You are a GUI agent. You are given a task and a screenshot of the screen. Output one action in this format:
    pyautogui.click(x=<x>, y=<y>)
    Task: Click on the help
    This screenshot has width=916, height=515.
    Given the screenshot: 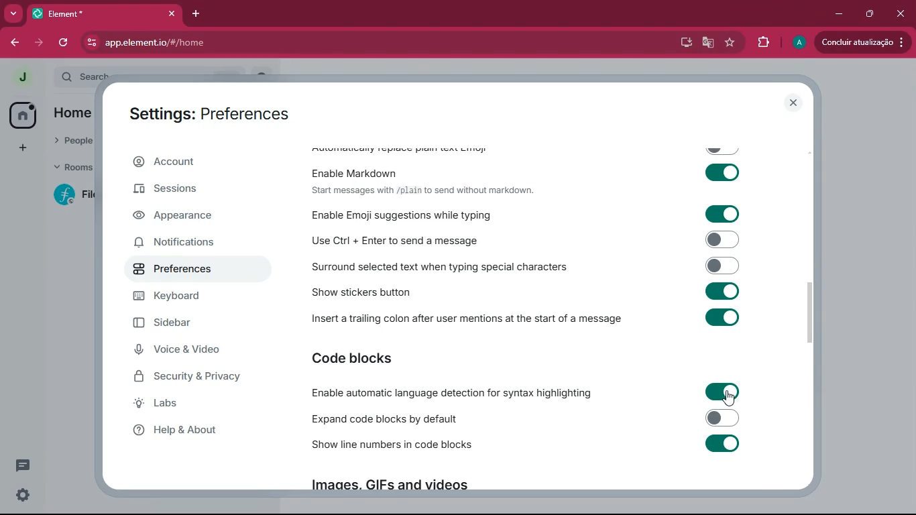 What is the action you would take?
    pyautogui.click(x=190, y=433)
    